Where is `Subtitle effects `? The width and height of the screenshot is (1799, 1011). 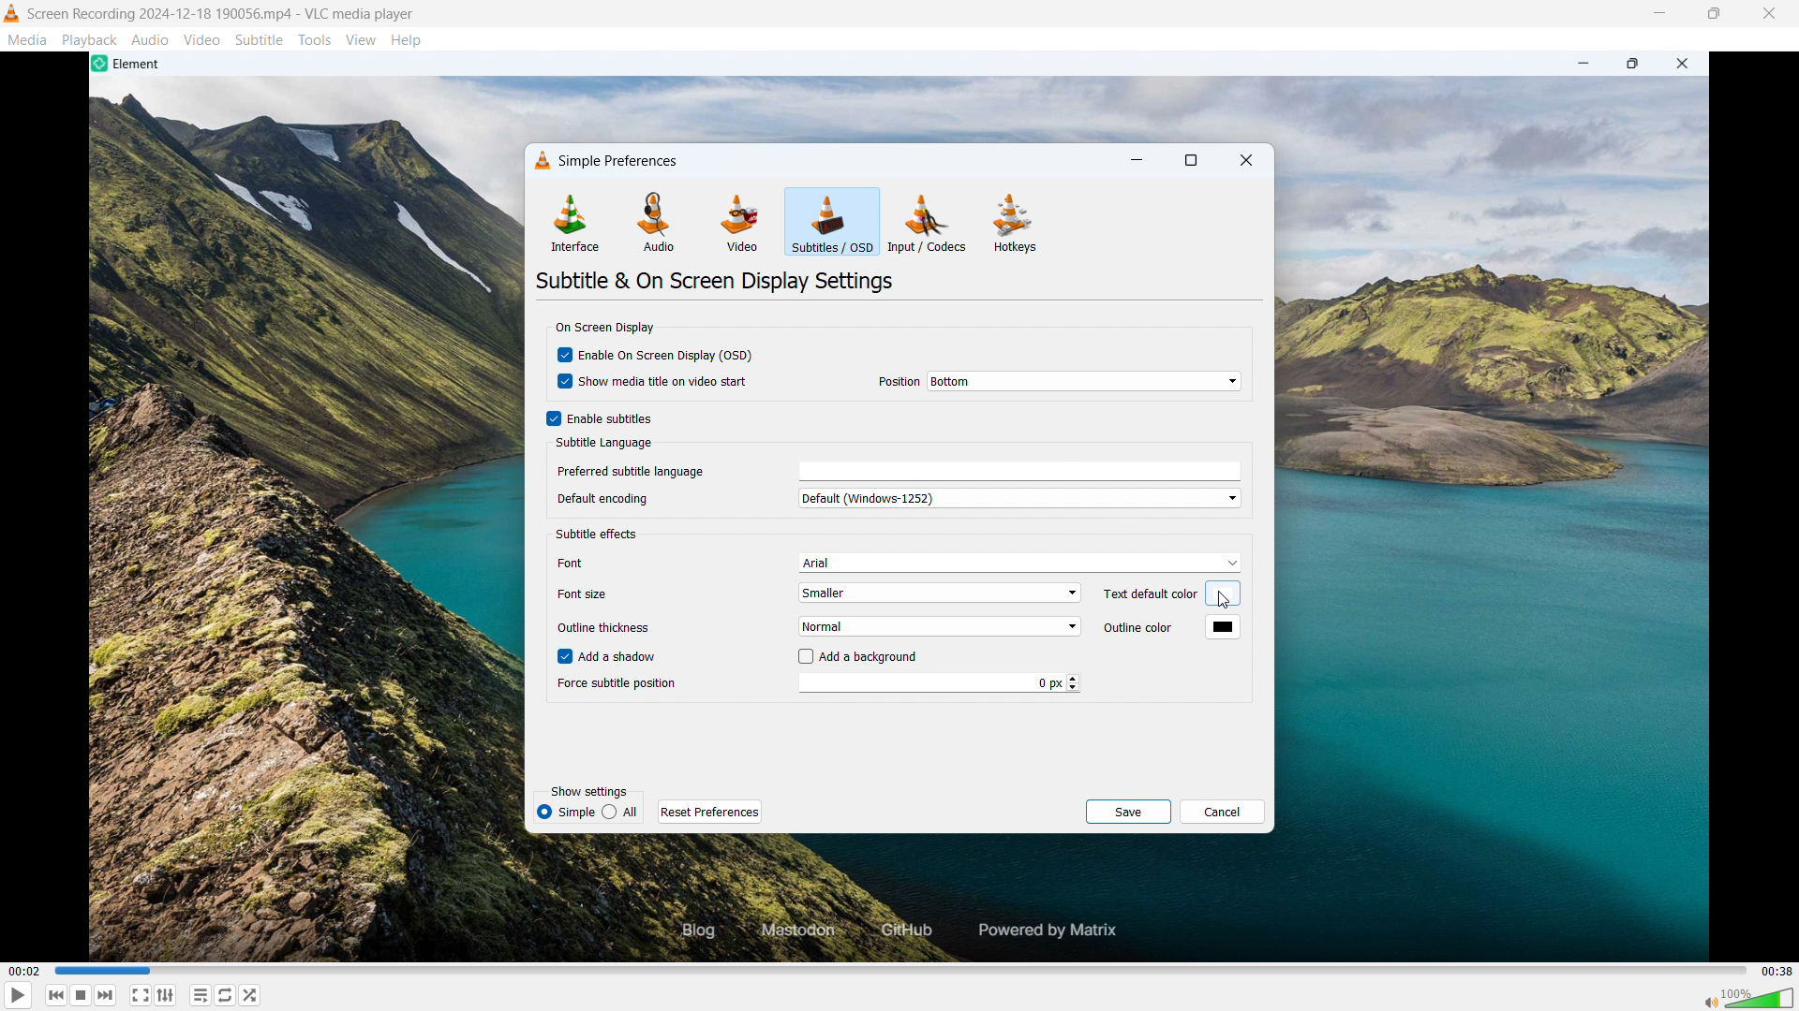 Subtitle effects  is located at coordinates (598, 534).